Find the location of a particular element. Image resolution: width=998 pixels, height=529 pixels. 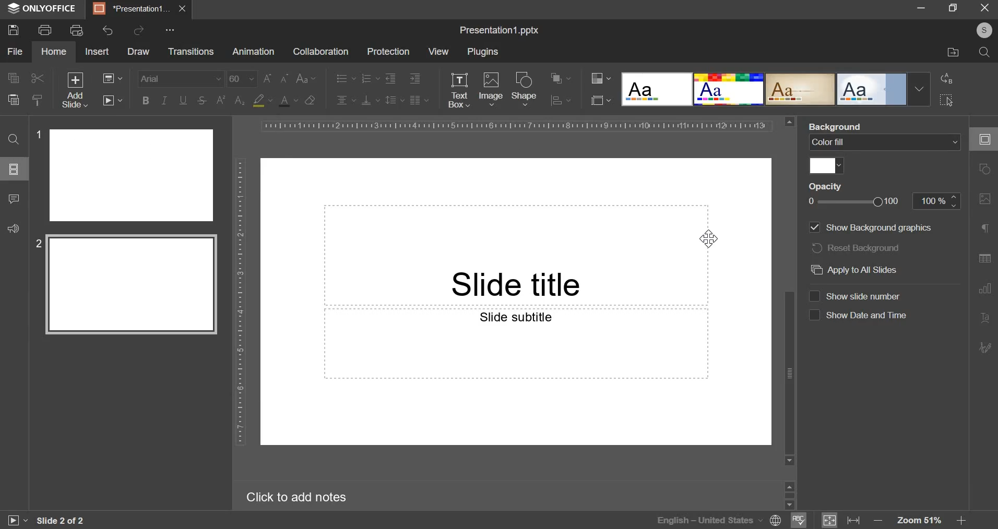

color fill is located at coordinates (826, 164).